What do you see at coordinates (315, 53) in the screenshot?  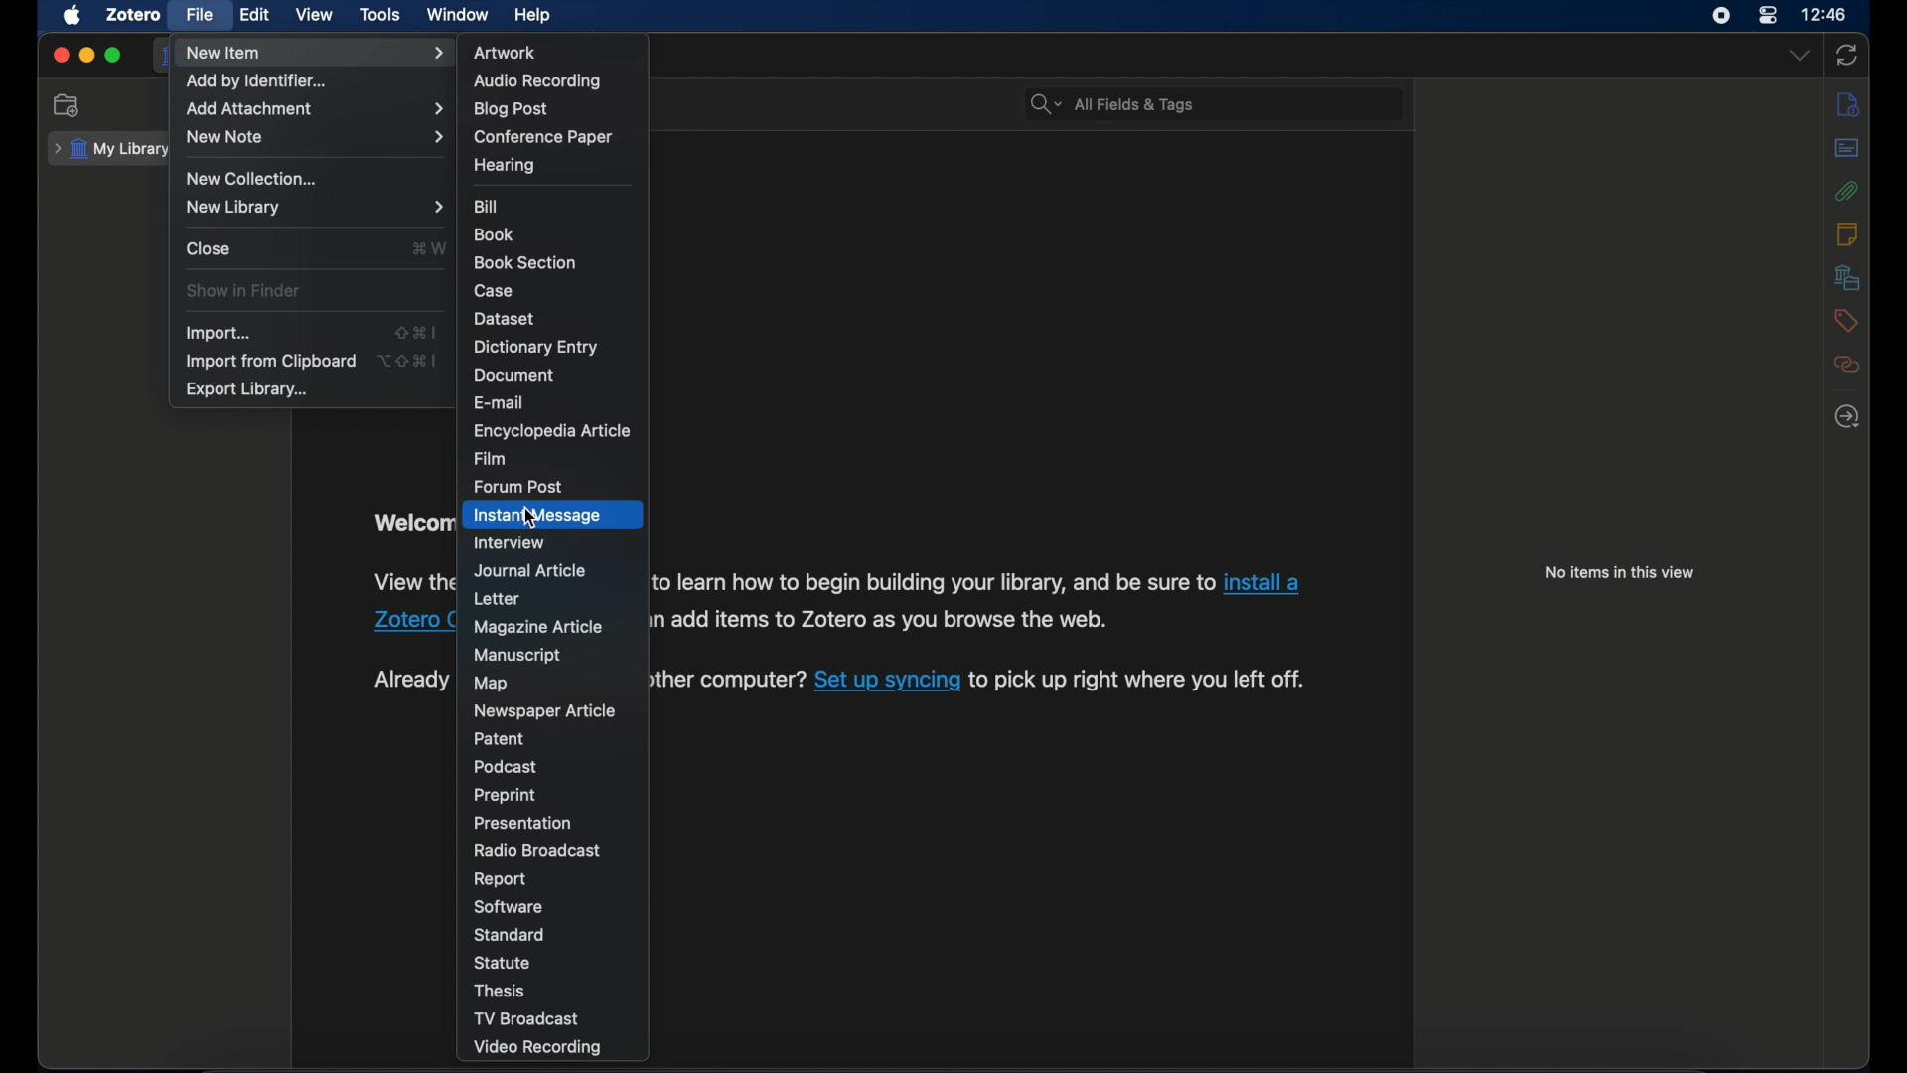 I see `new item` at bounding box center [315, 53].